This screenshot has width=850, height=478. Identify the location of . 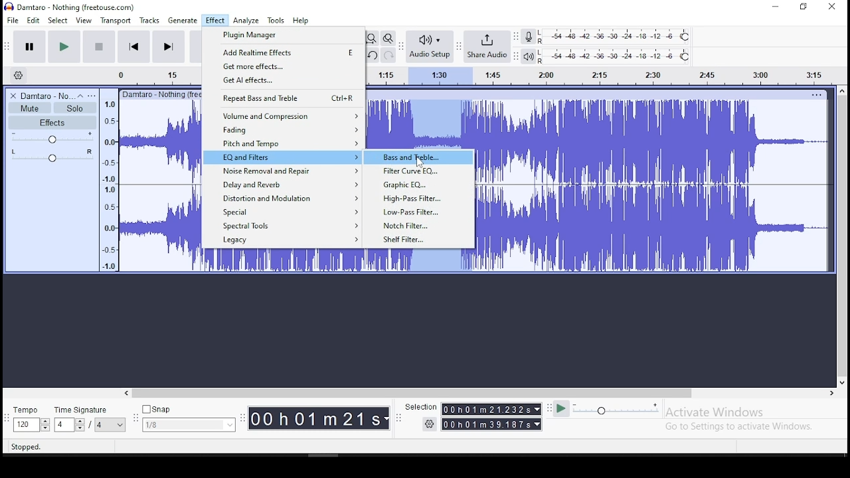
(160, 94).